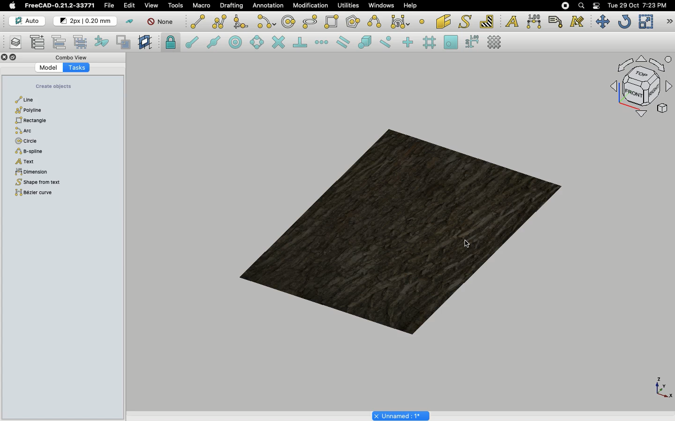  I want to click on Snap intersection, so click(278, 41).